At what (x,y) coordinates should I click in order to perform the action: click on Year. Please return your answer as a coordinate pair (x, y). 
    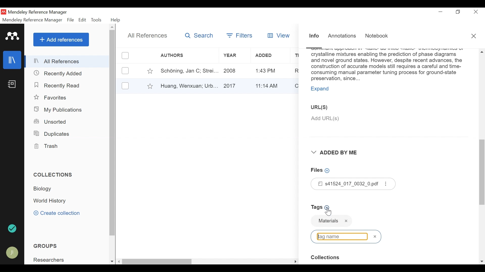
    Looking at the image, I should click on (234, 85).